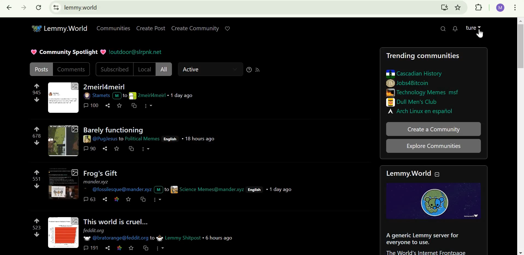  What do you see at coordinates (63, 141) in the screenshot?
I see `thumbnail-2` at bounding box center [63, 141].